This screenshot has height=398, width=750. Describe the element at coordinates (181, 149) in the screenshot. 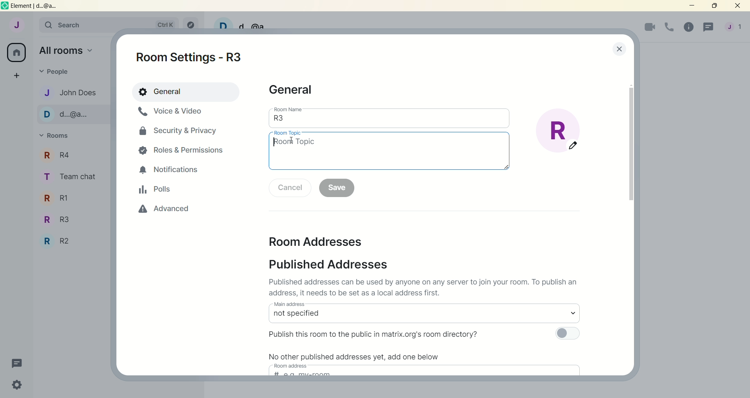

I see `roles and permissions` at that location.